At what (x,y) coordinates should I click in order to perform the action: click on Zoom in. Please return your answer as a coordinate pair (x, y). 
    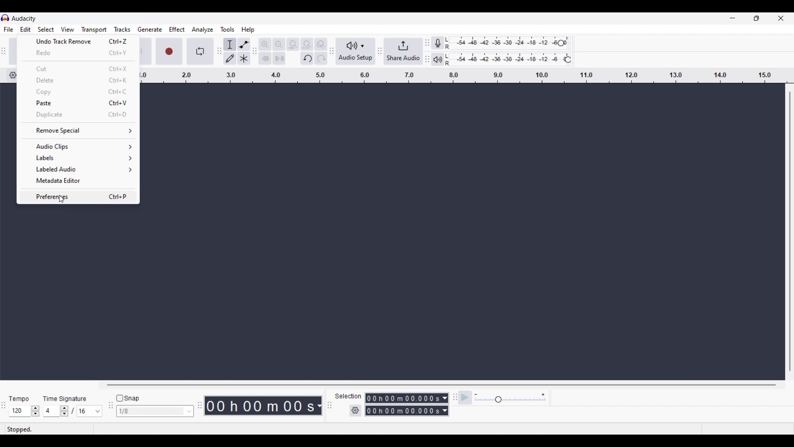
    Looking at the image, I should click on (265, 44).